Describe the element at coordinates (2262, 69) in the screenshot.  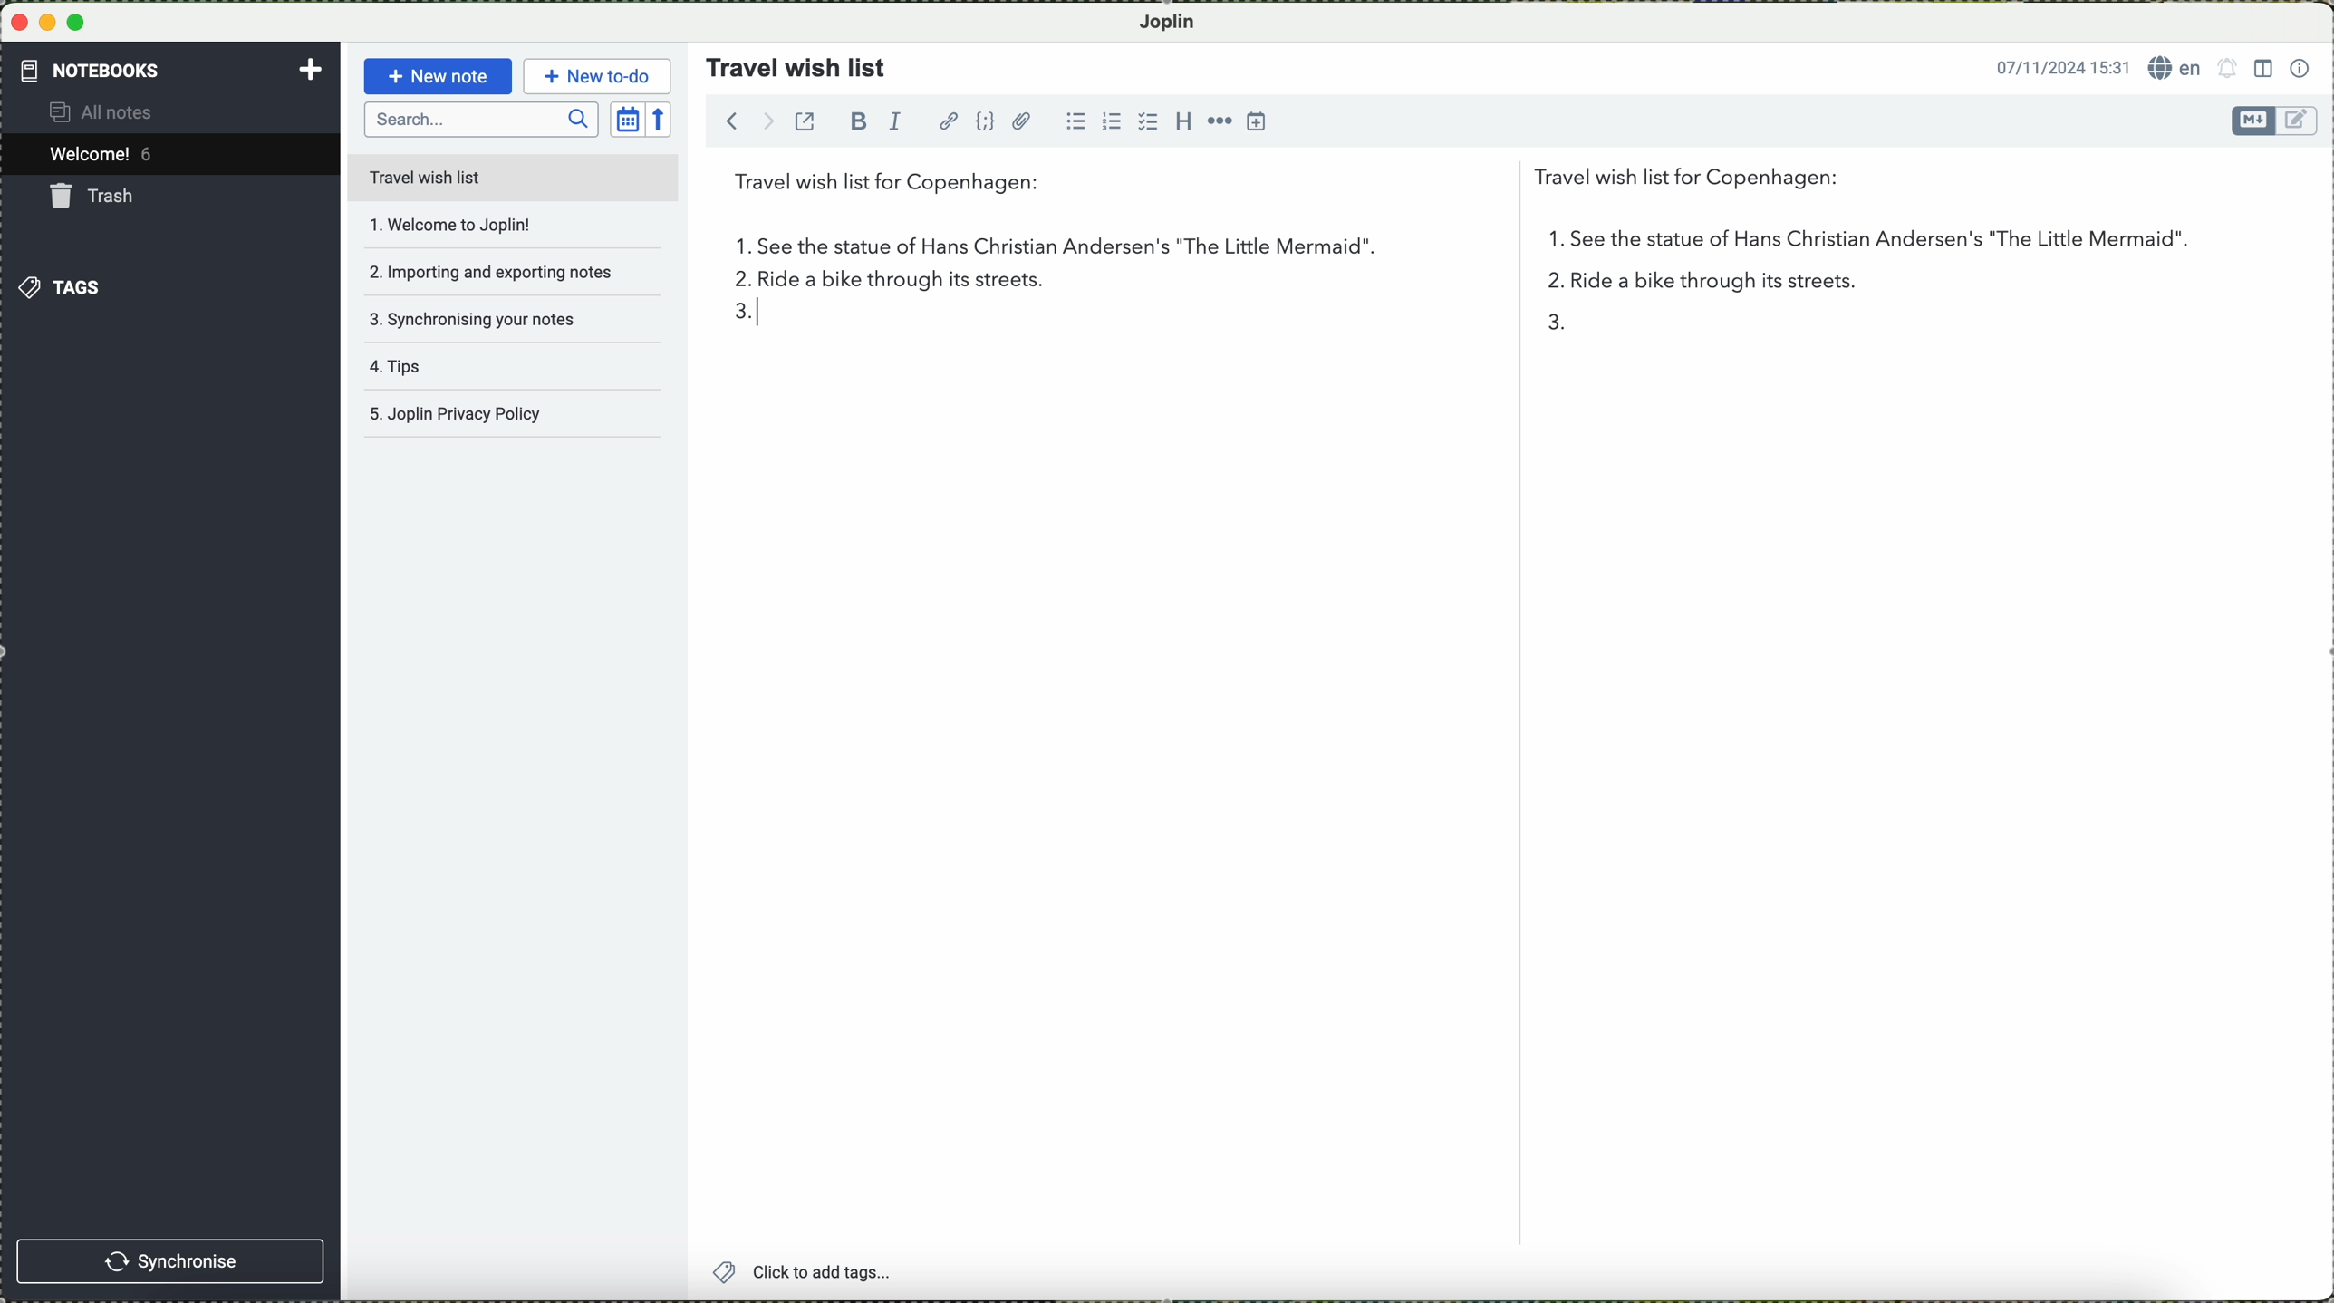
I see `toggle editor layout` at that location.